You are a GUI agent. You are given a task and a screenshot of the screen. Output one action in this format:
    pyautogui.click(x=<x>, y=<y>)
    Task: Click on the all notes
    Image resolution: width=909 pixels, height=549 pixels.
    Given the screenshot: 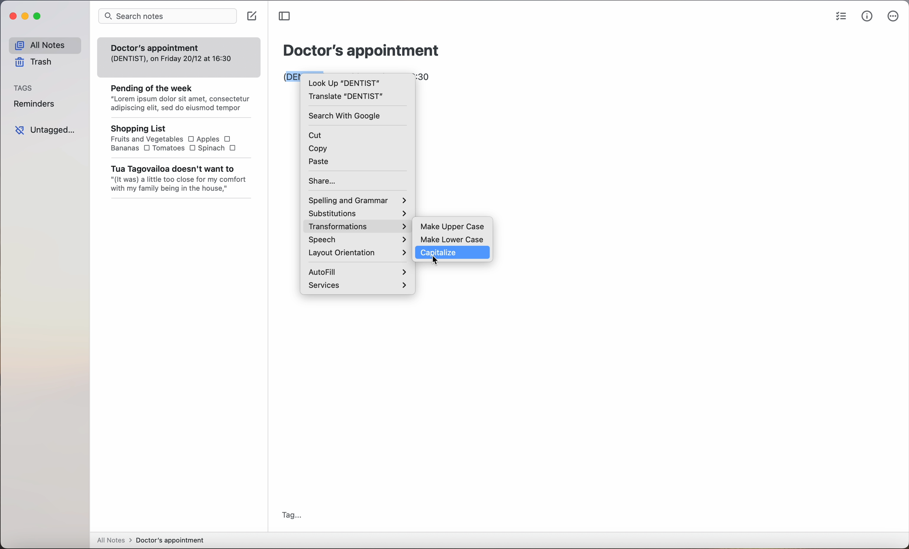 What is the action you would take?
    pyautogui.click(x=45, y=43)
    